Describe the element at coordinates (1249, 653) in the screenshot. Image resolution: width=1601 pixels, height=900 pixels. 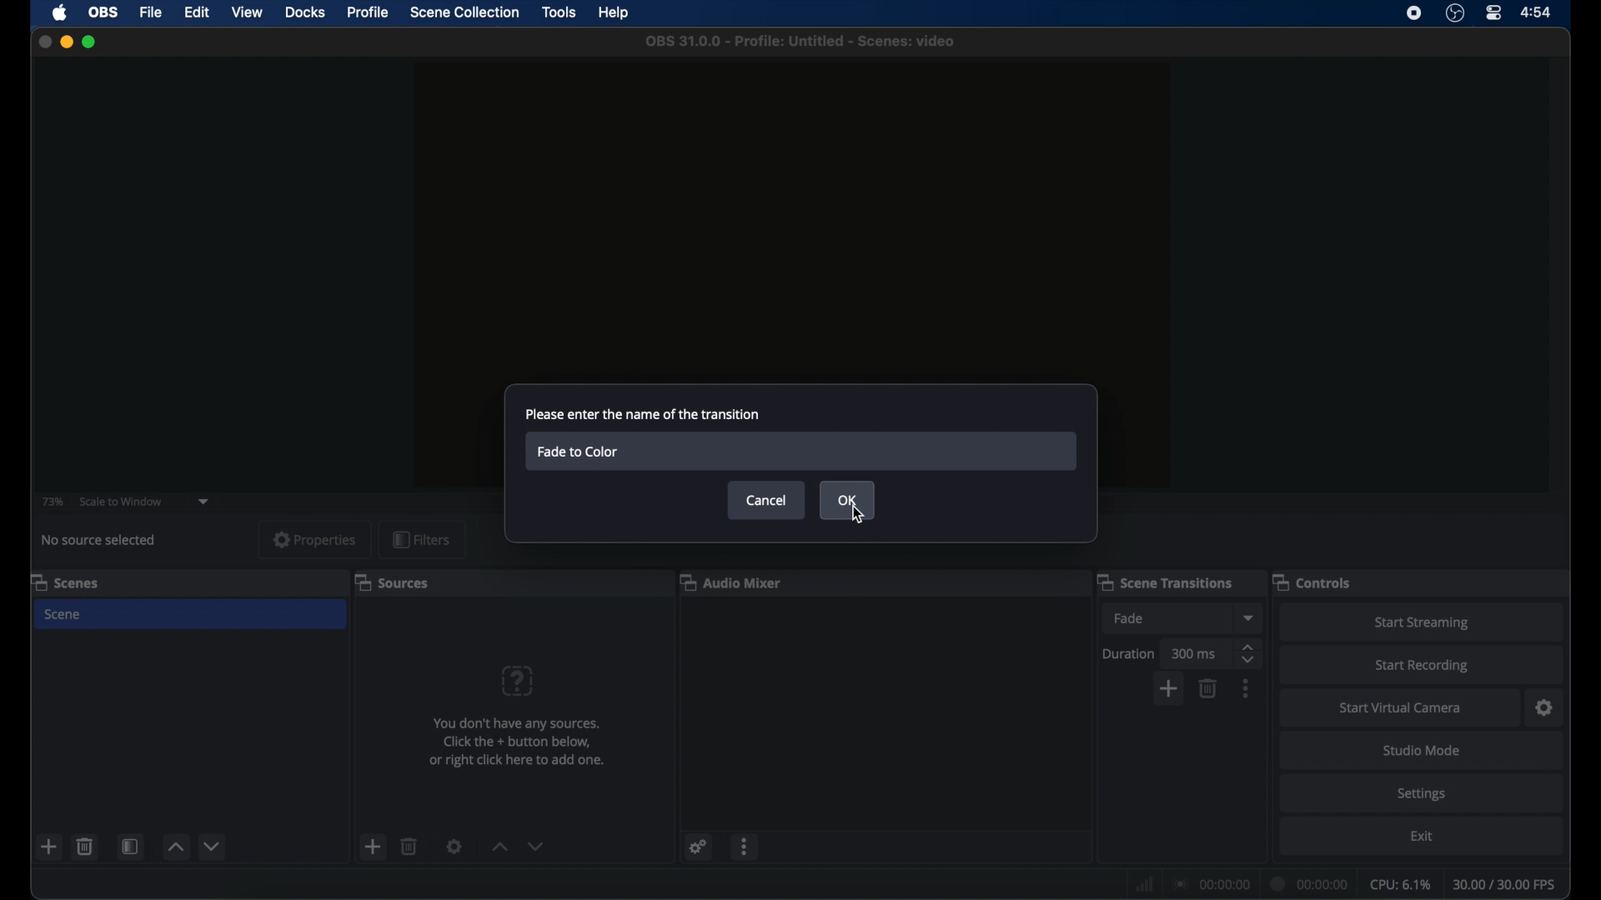
I see `stepper buttons` at that location.